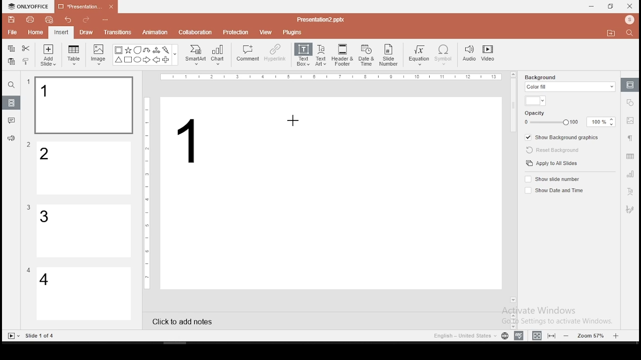  I want to click on find, so click(11, 85).